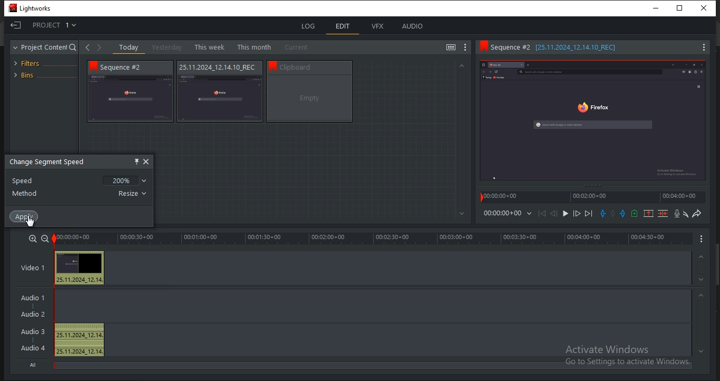 Image resolution: width=720 pixels, height=381 pixels. What do you see at coordinates (659, 7) in the screenshot?
I see `minimize` at bounding box center [659, 7].